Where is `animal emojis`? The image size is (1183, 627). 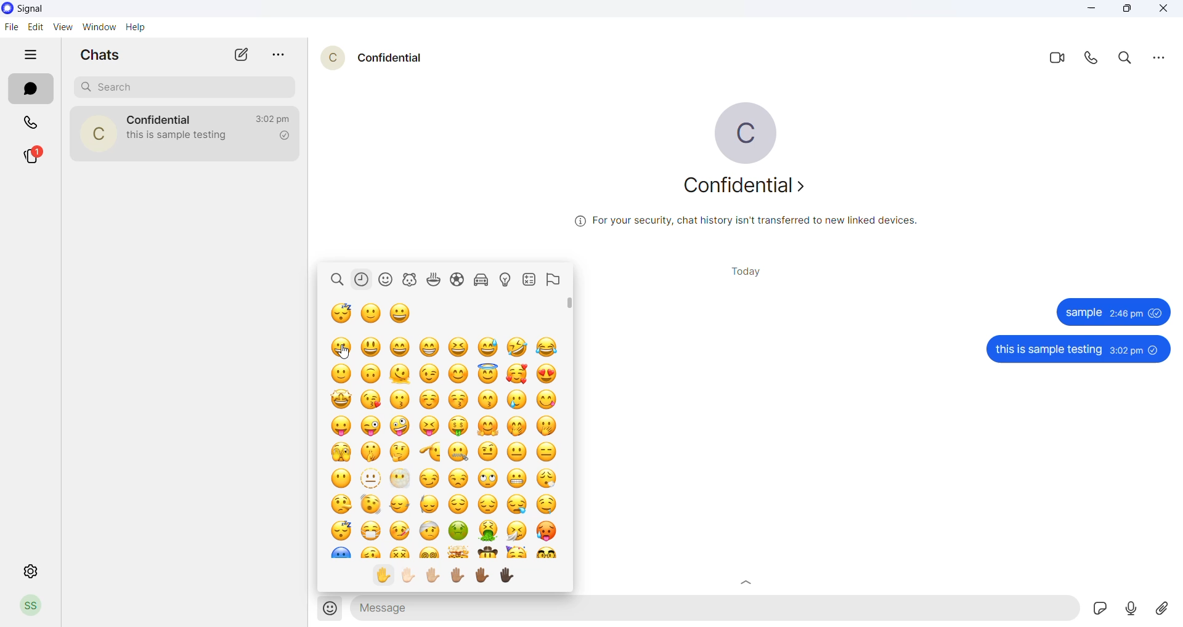
animal emojis is located at coordinates (412, 280).